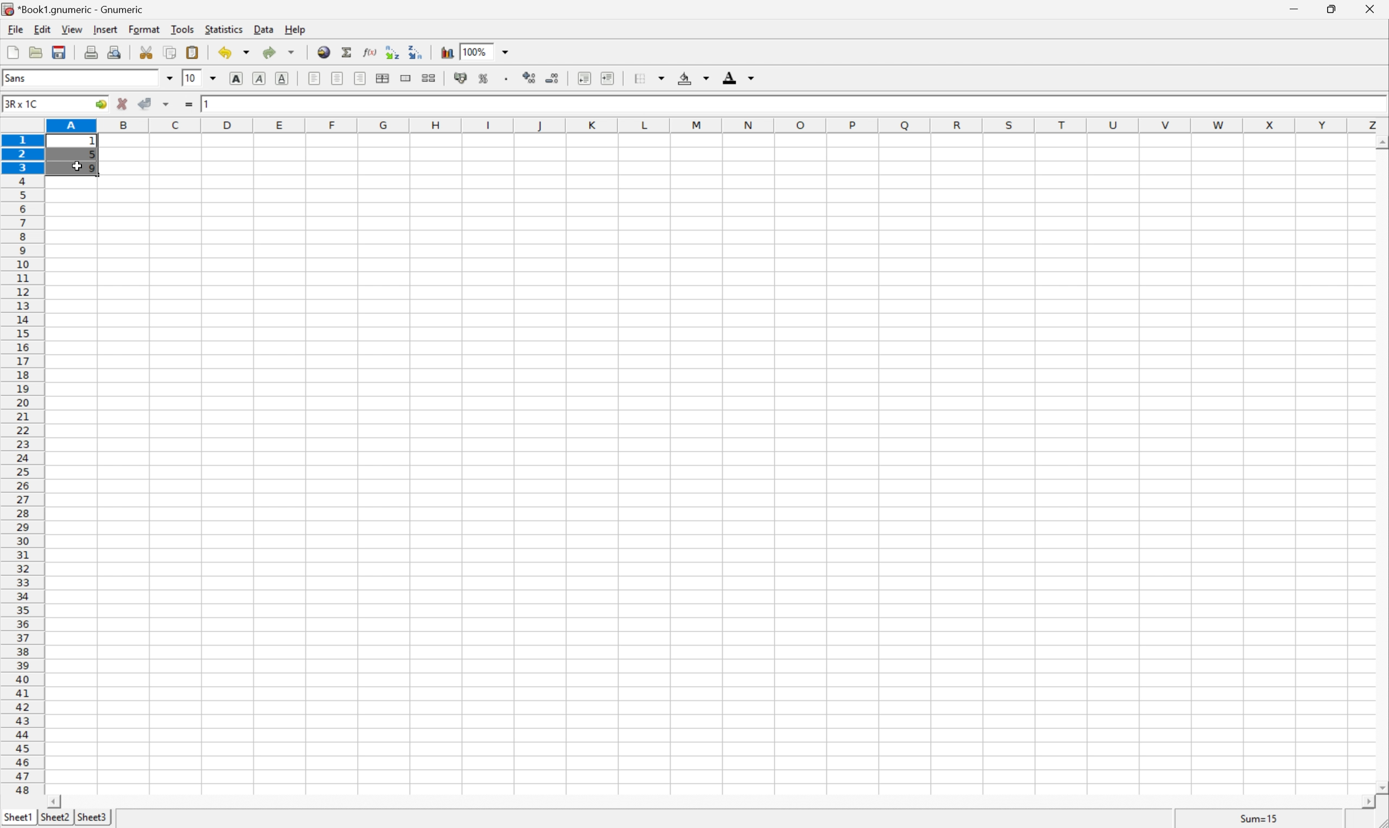 This screenshot has height=828, width=1389. Describe the element at coordinates (167, 104) in the screenshot. I see `accept changes across all selections` at that location.